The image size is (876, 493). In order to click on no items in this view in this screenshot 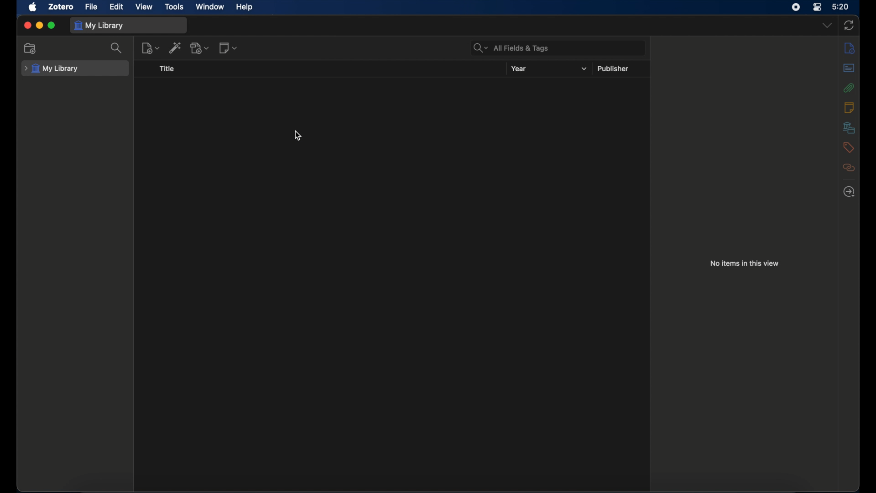, I will do `click(744, 263)`.